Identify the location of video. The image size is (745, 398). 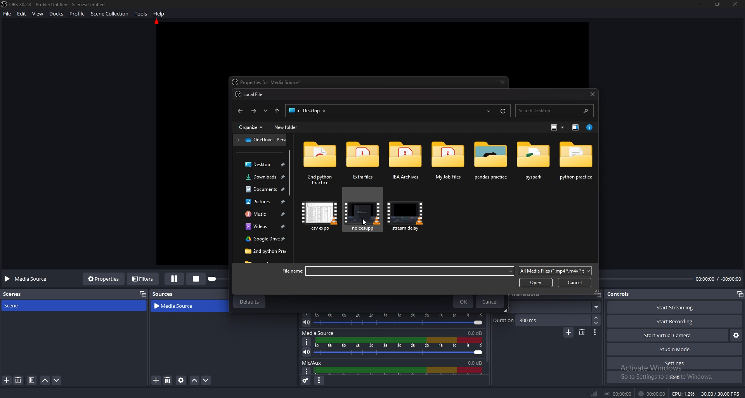
(362, 214).